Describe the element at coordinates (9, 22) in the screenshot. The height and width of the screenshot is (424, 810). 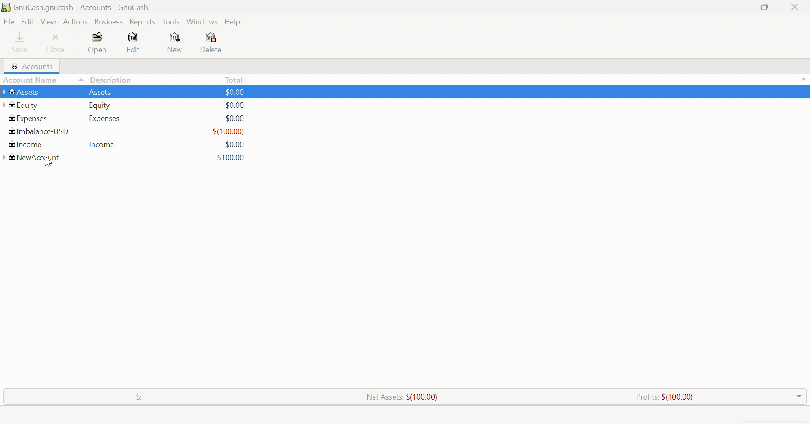
I see `File` at that location.